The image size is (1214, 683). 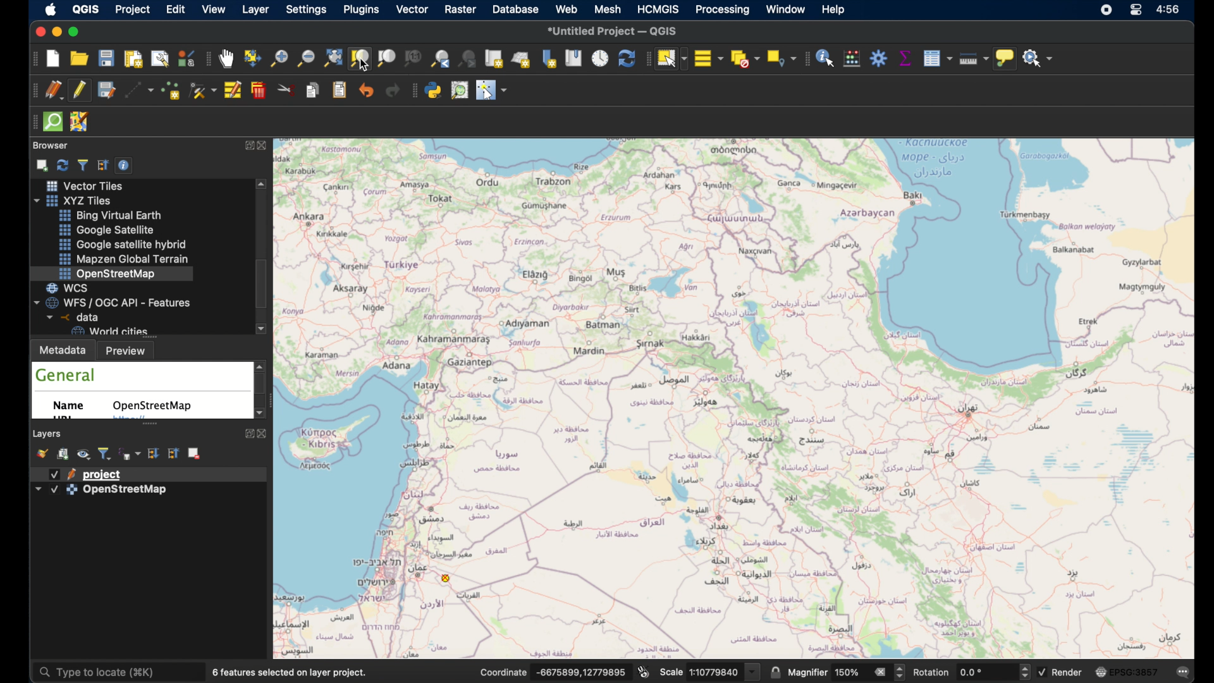 What do you see at coordinates (709, 58) in the screenshot?
I see `select all features` at bounding box center [709, 58].